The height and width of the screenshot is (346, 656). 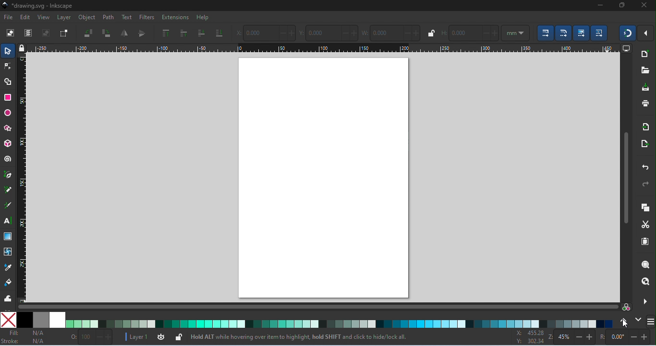 What do you see at coordinates (9, 206) in the screenshot?
I see `calligraphy ` at bounding box center [9, 206].